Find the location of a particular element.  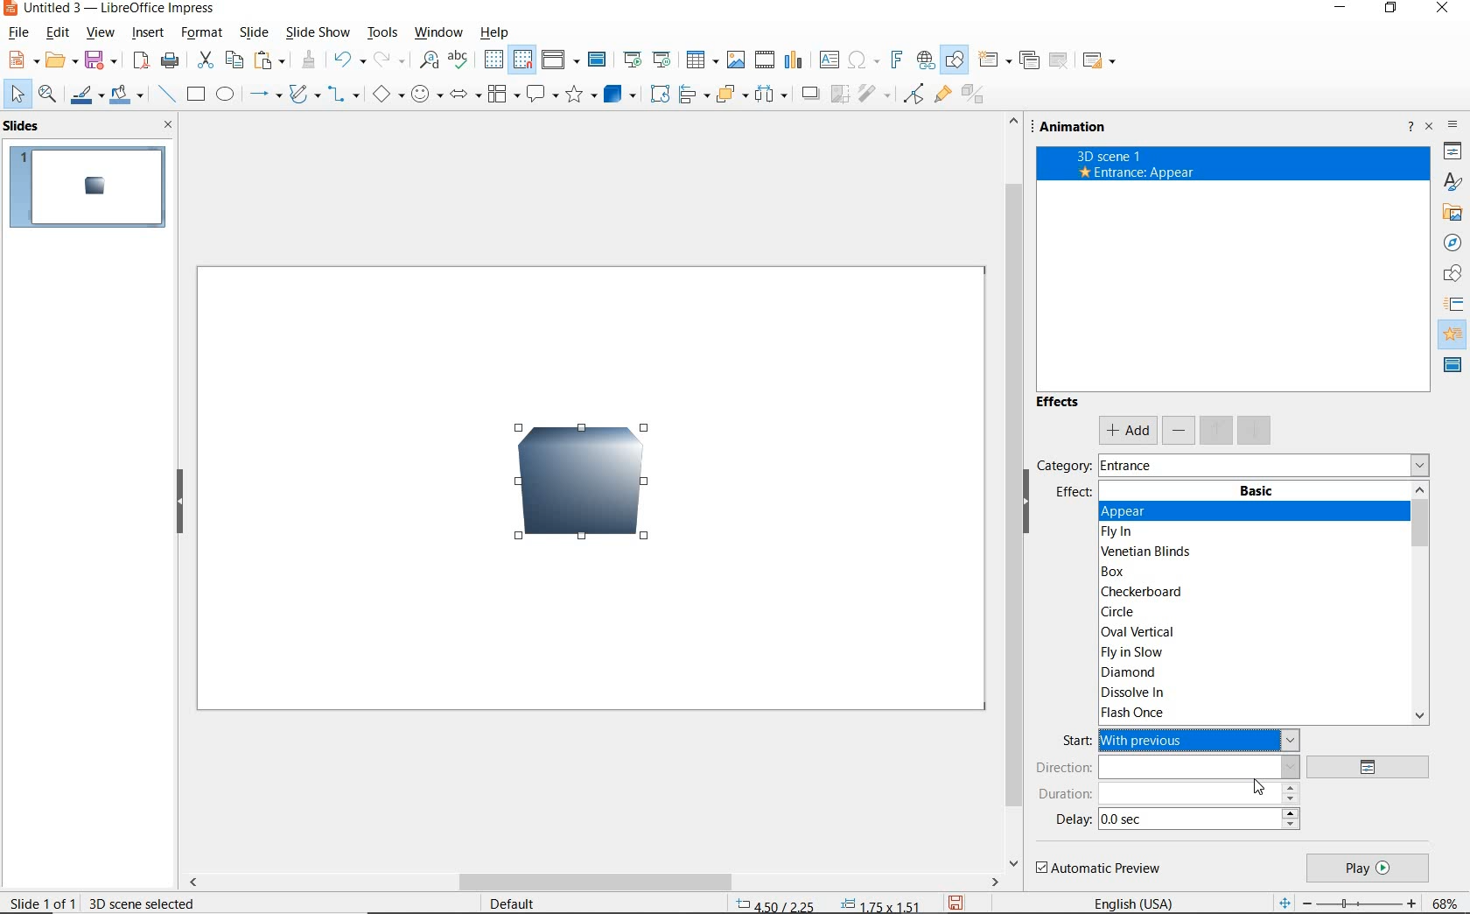

CIRCLE is located at coordinates (1121, 611).